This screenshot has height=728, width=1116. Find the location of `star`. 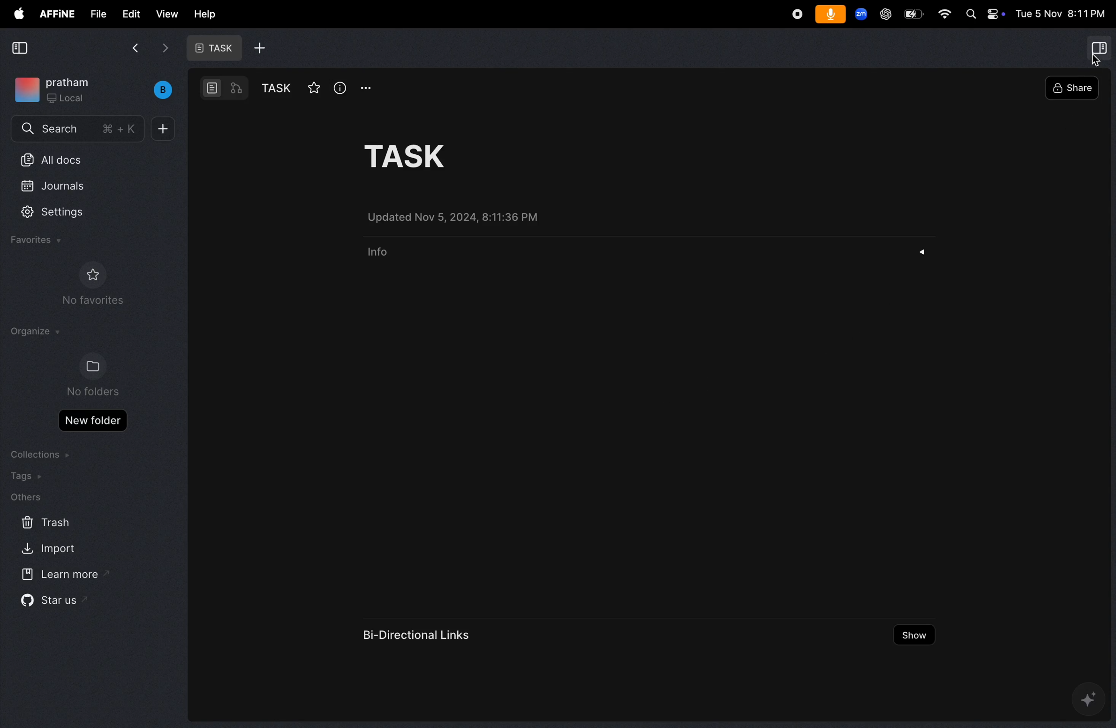

star is located at coordinates (313, 87).